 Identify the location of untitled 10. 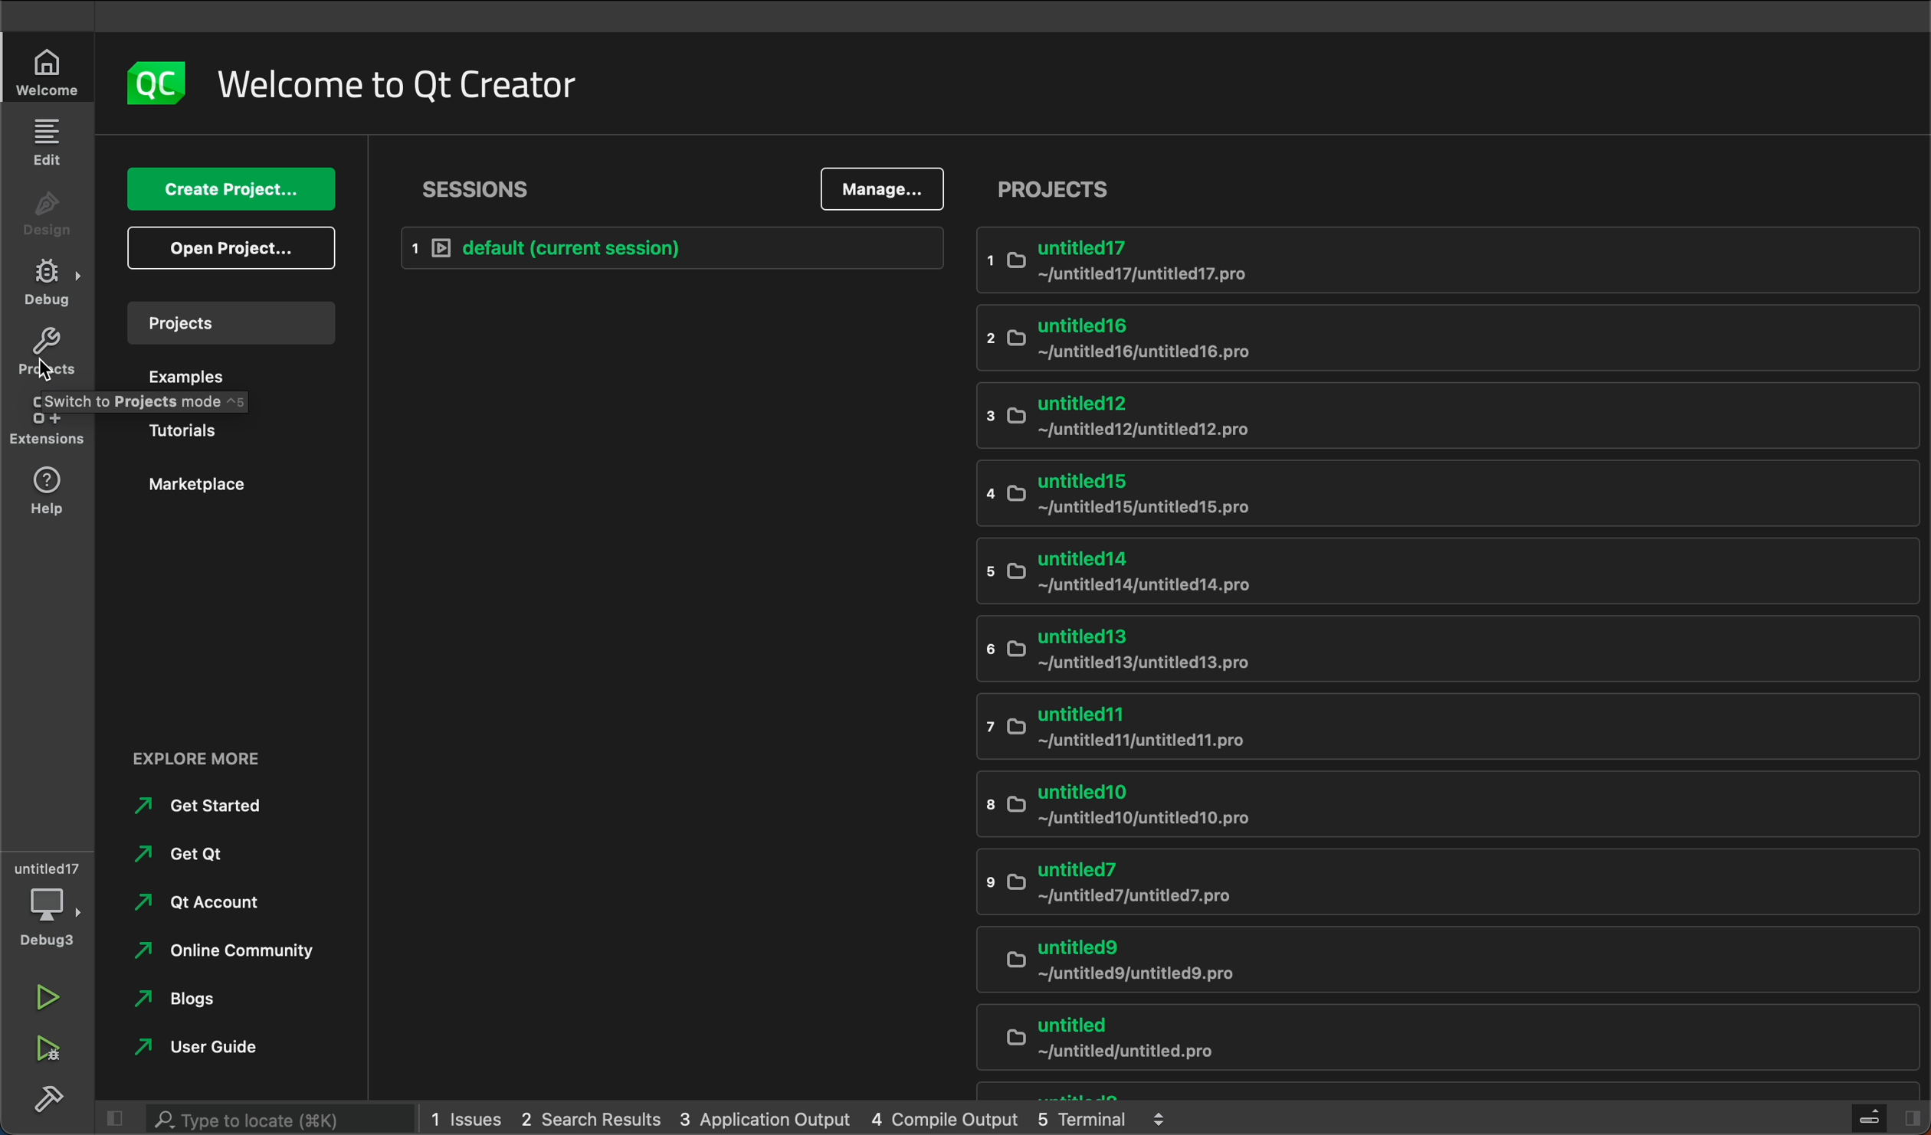
(1434, 803).